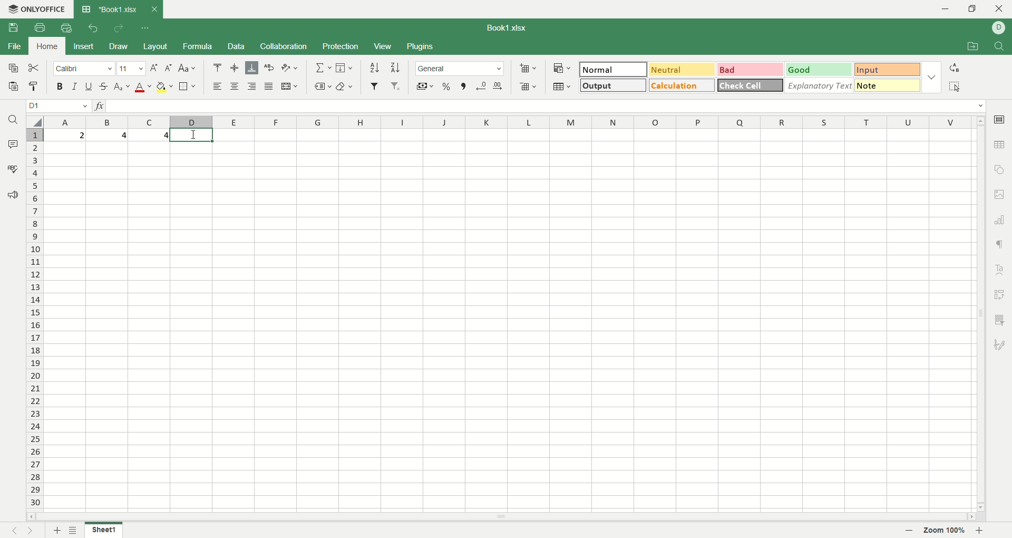 This screenshot has width=1012, height=538. What do you see at coordinates (188, 85) in the screenshot?
I see `border` at bounding box center [188, 85].